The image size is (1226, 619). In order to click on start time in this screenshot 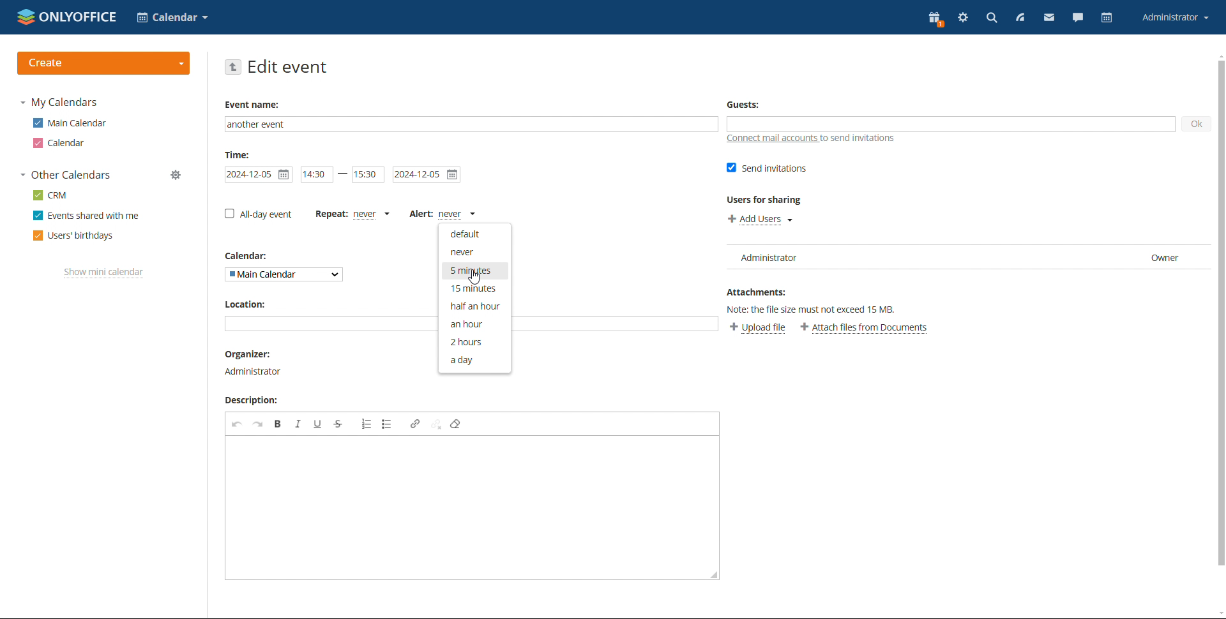, I will do `click(317, 174)`.